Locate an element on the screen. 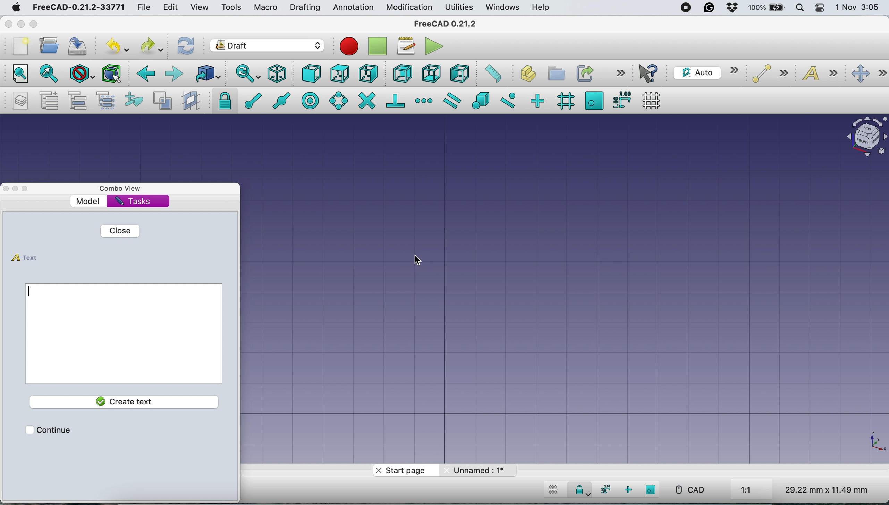  left is located at coordinates (457, 73).